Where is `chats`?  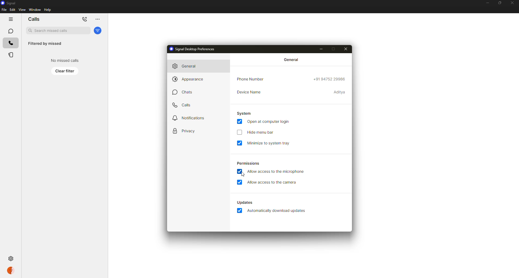 chats is located at coordinates (11, 31).